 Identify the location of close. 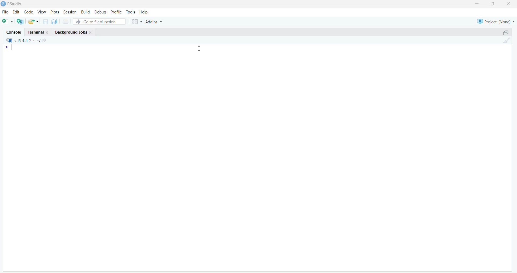
(90, 32).